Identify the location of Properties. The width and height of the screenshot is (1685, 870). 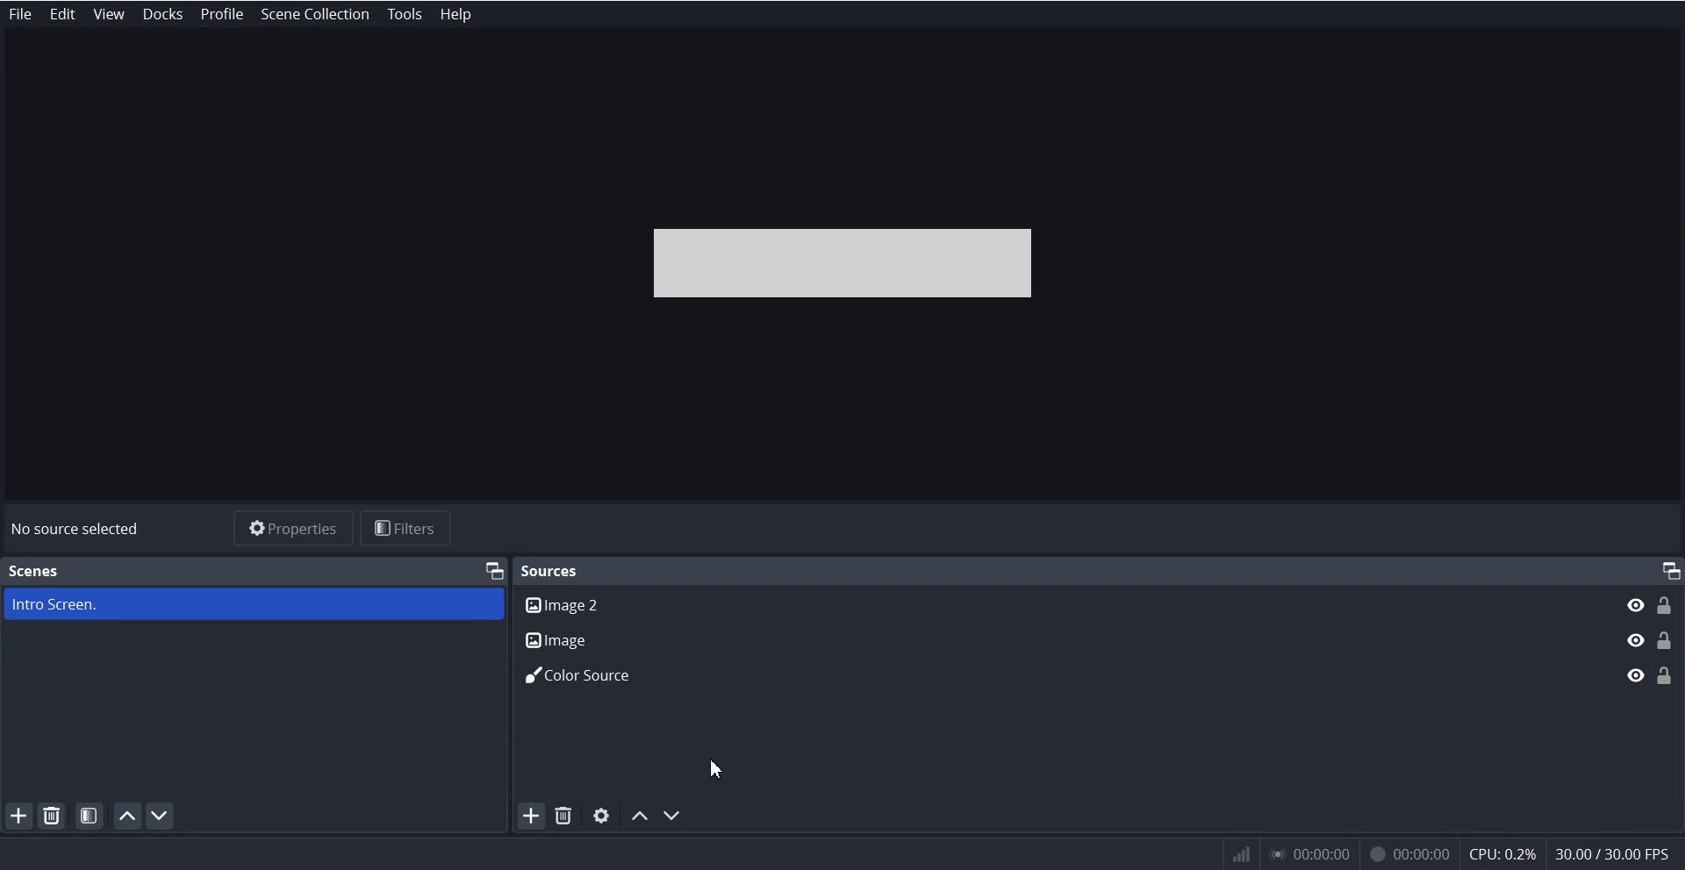
(292, 527).